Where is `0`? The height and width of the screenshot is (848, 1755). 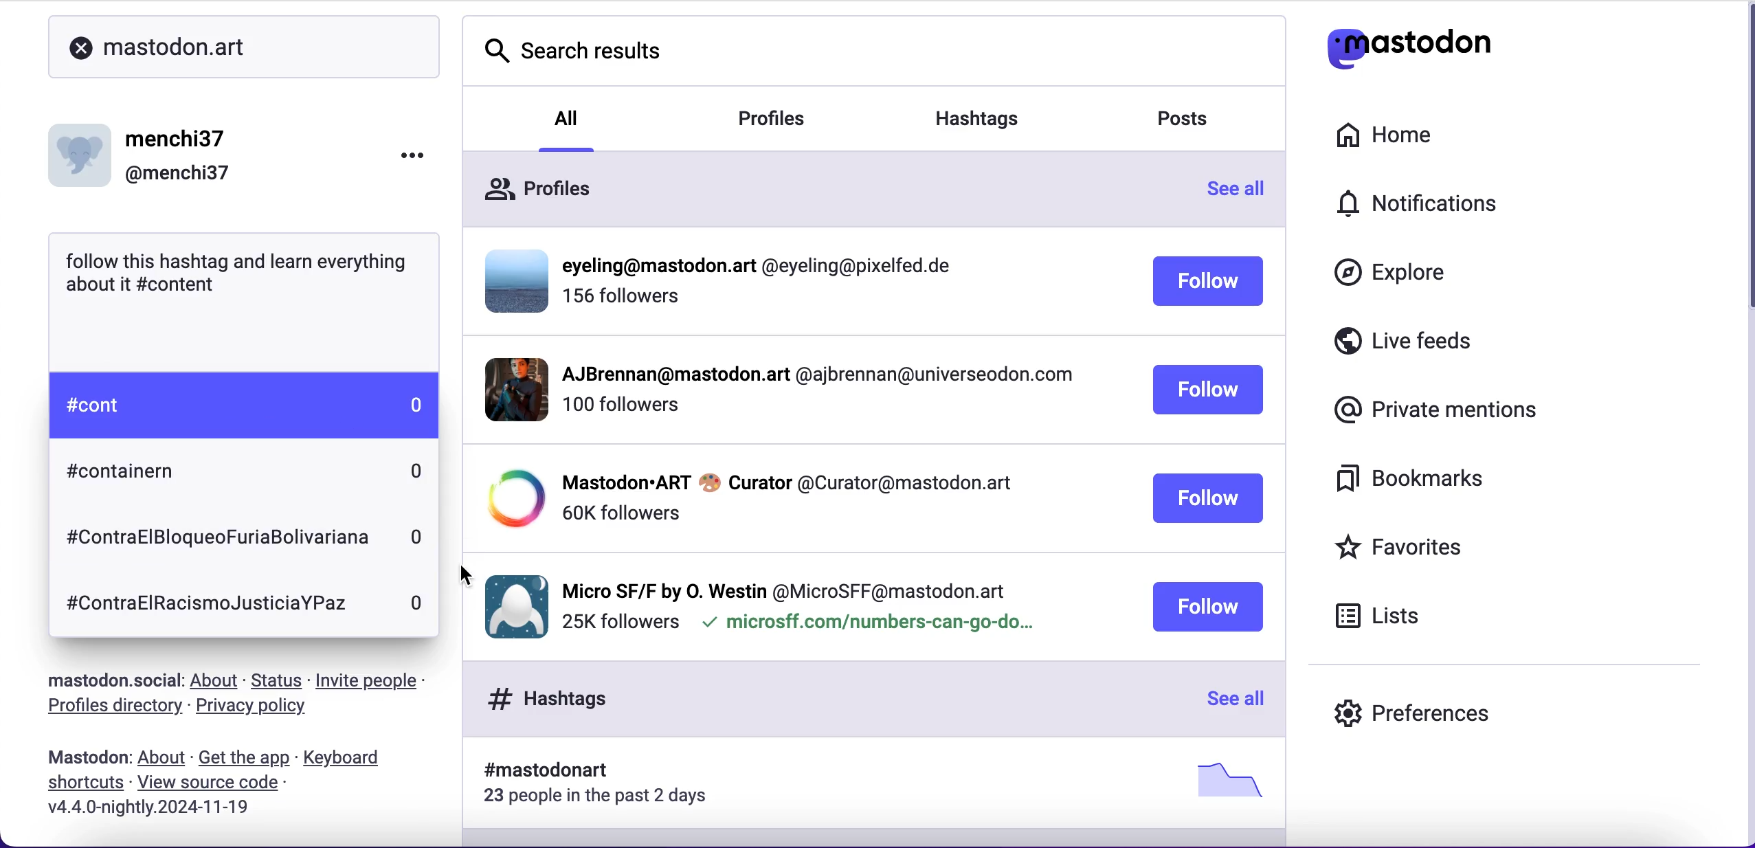 0 is located at coordinates (419, 404).